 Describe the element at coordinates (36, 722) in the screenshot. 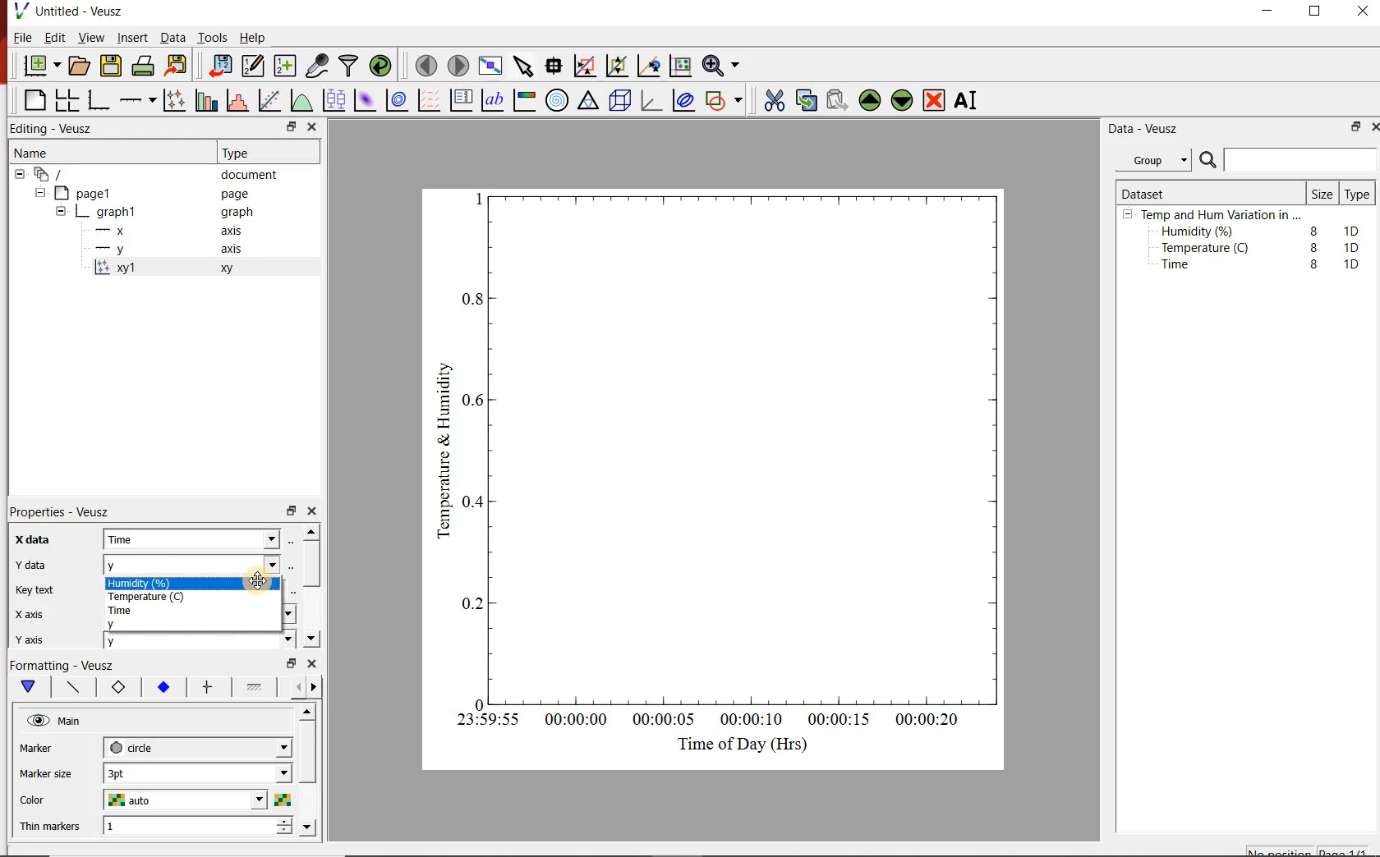

I see `visible (click to hide, set Hide to true)` at that location.